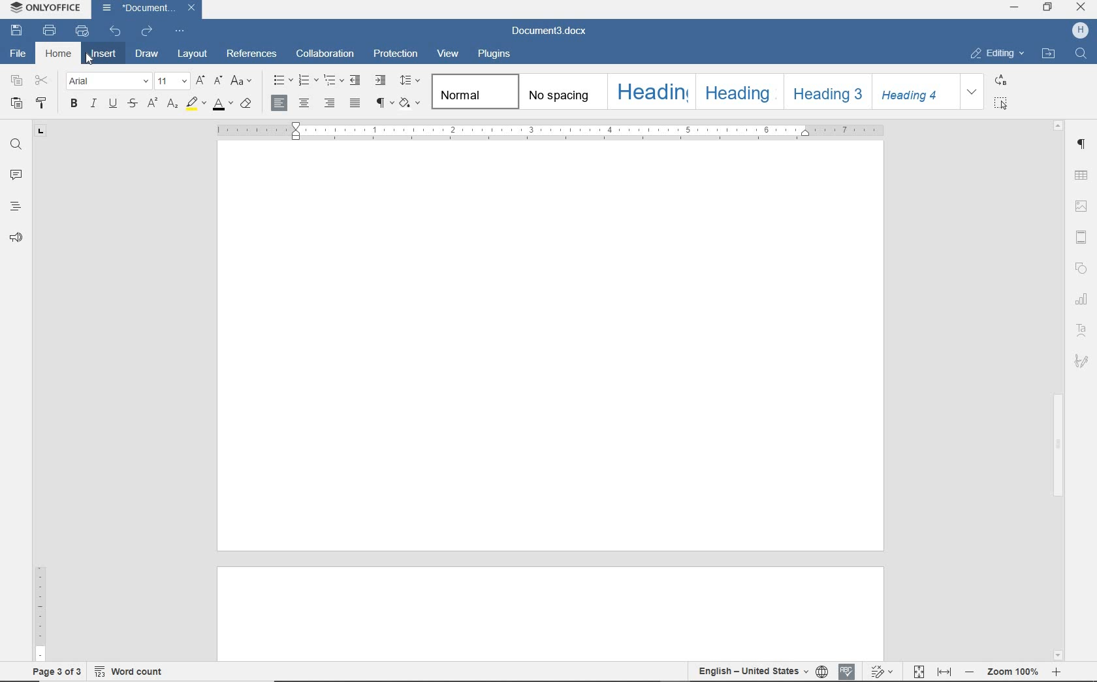  Describe the element at coordinates (944, 672) in the screenshot. I see `FIT TO WIDTH` at that location.